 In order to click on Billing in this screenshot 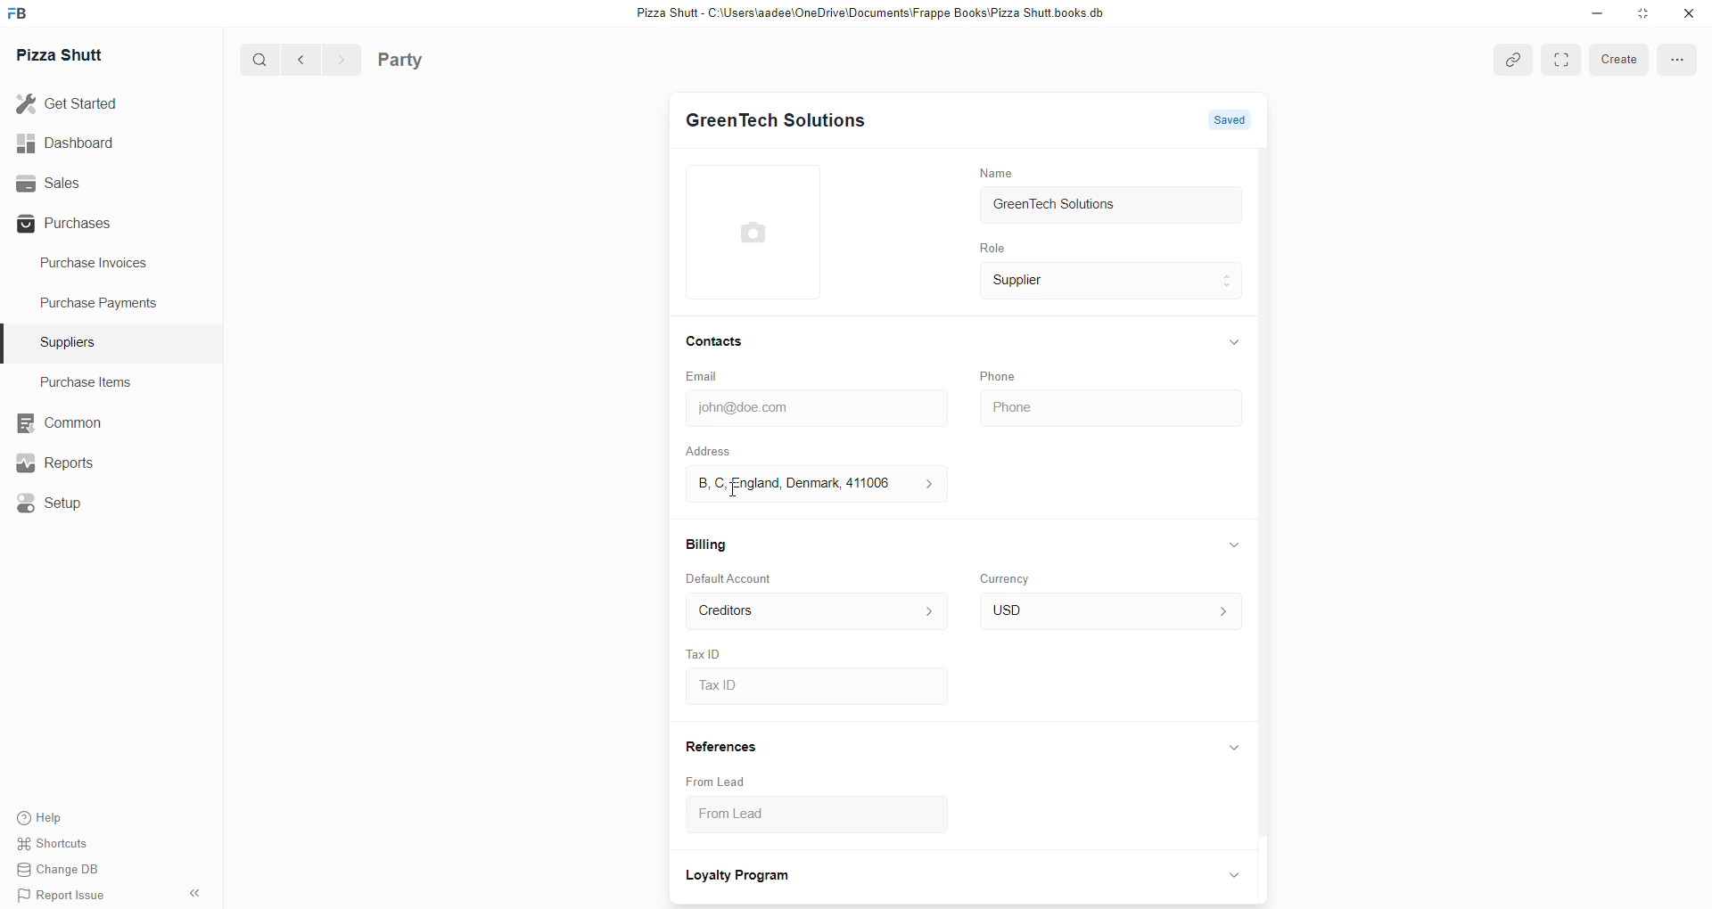, I will do `click(706, 542)`.